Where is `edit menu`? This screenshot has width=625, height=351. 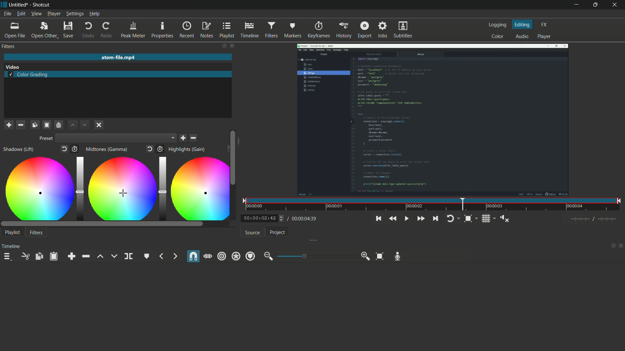
edit menu is located at coordinates (21, 13).